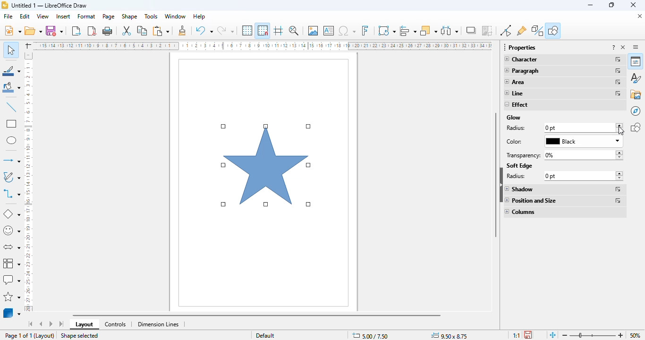  What do you see at coordinates (294, 31) in the screenshot?
I see `zoom & pan` at bounding box center [294, 31].